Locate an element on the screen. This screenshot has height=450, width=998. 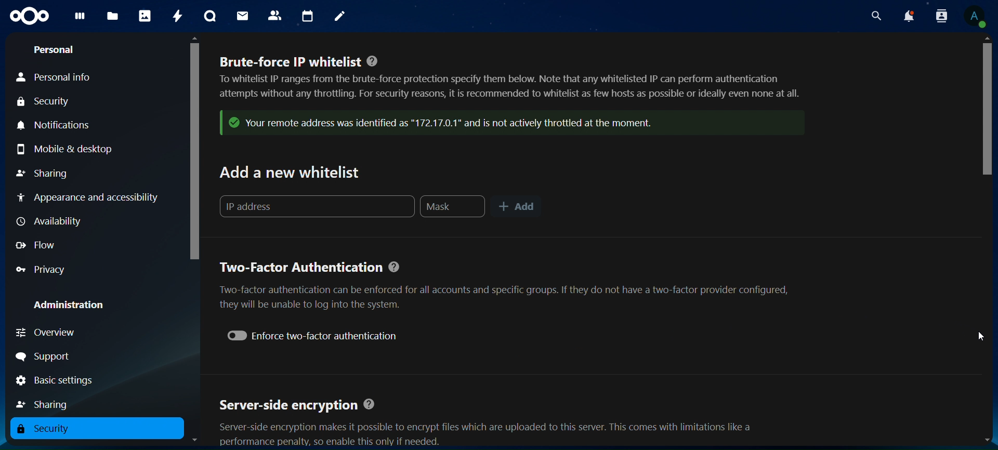
scrollbar is located at coordinates (986, 103).